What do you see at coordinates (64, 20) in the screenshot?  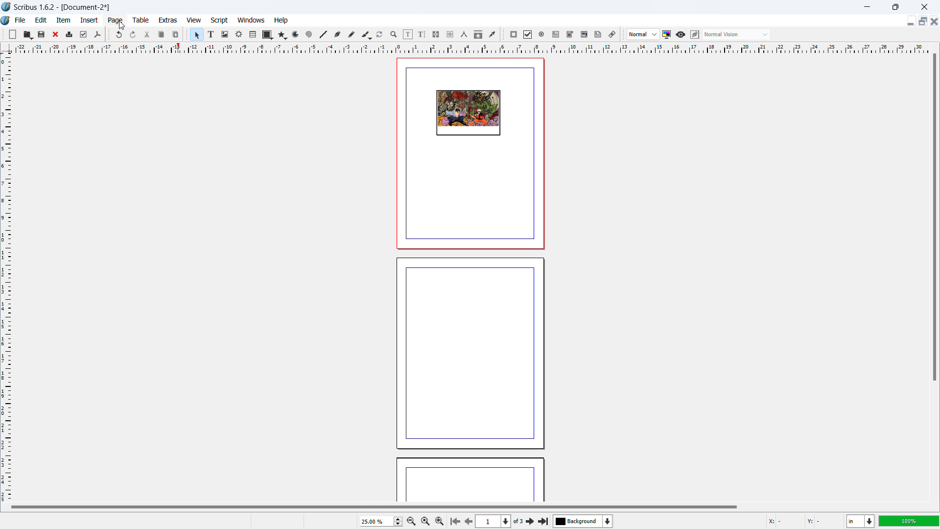 I see `item` at bounding box center [64, 20].